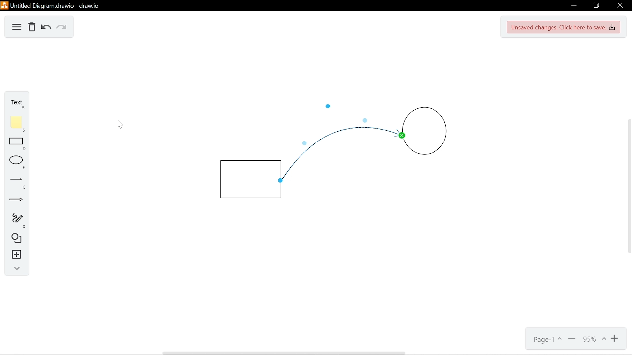 The height and width of the screenshot is (355, 632). What do you see at coordinates (17, 28) in the screenshot?
I see `Diagram` at bounding box center [17, 28].